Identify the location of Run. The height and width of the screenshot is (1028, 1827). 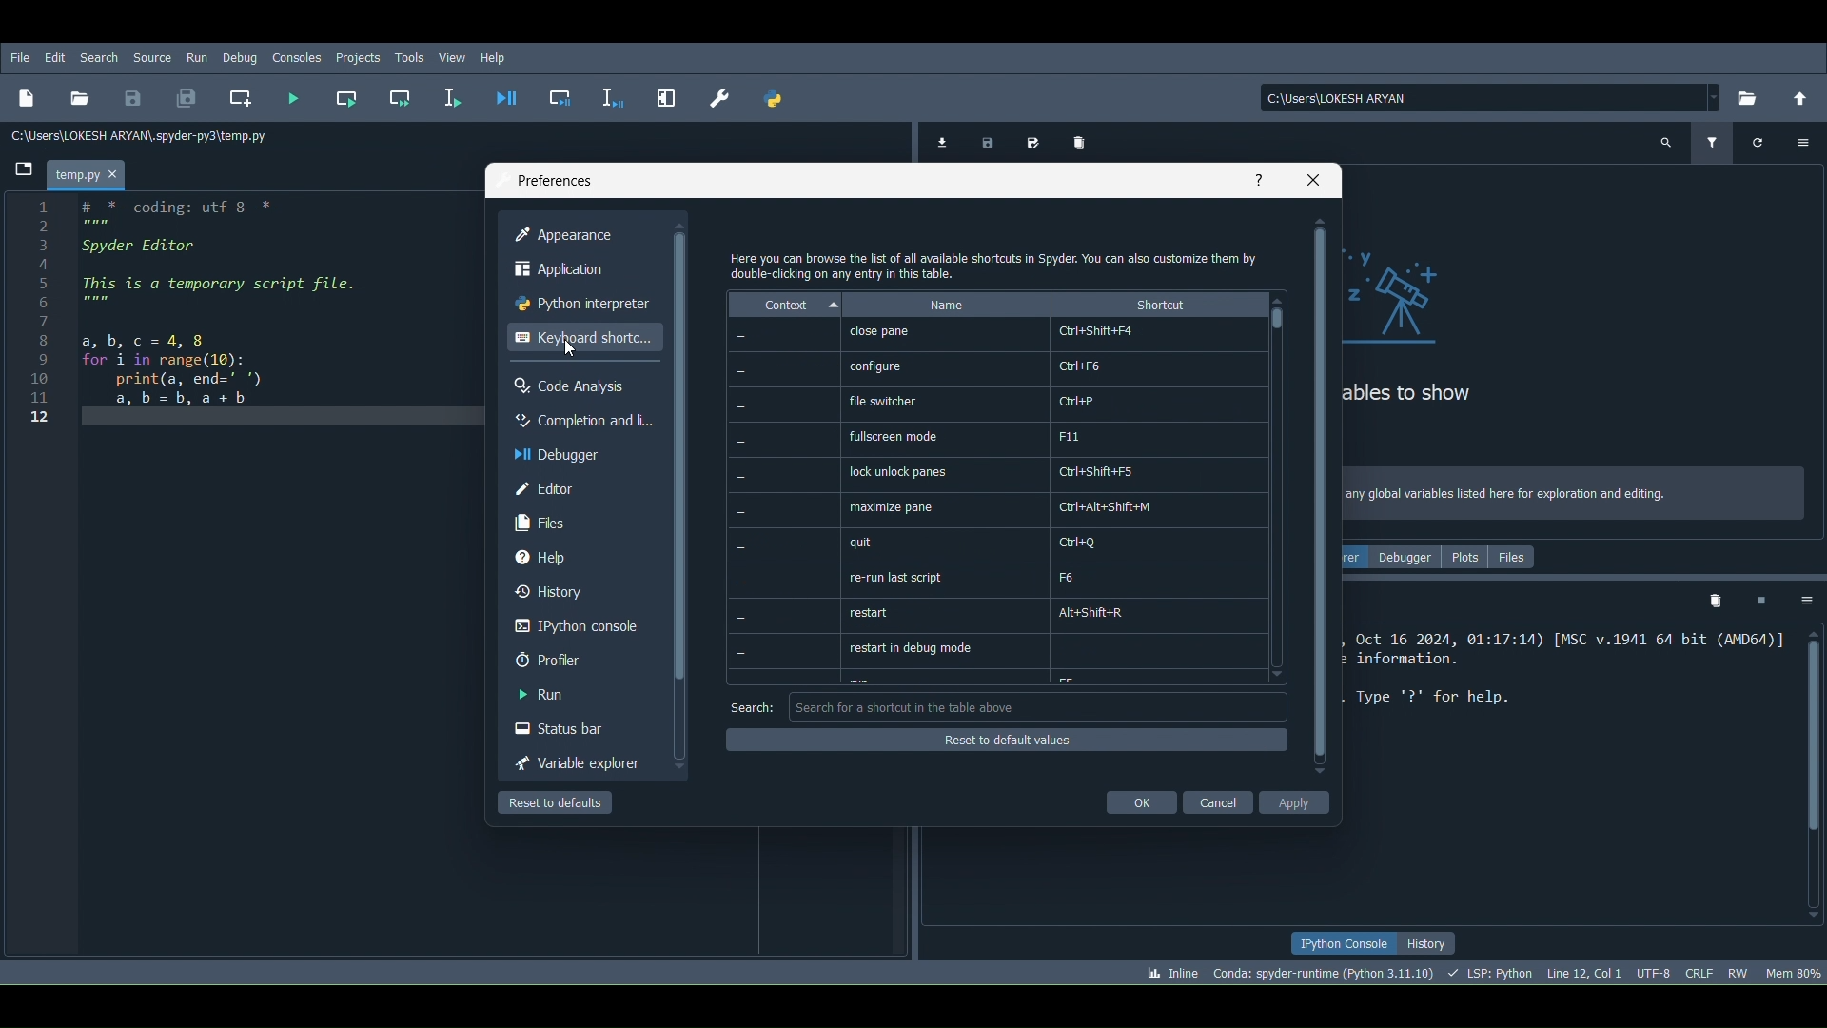
(196, 58).